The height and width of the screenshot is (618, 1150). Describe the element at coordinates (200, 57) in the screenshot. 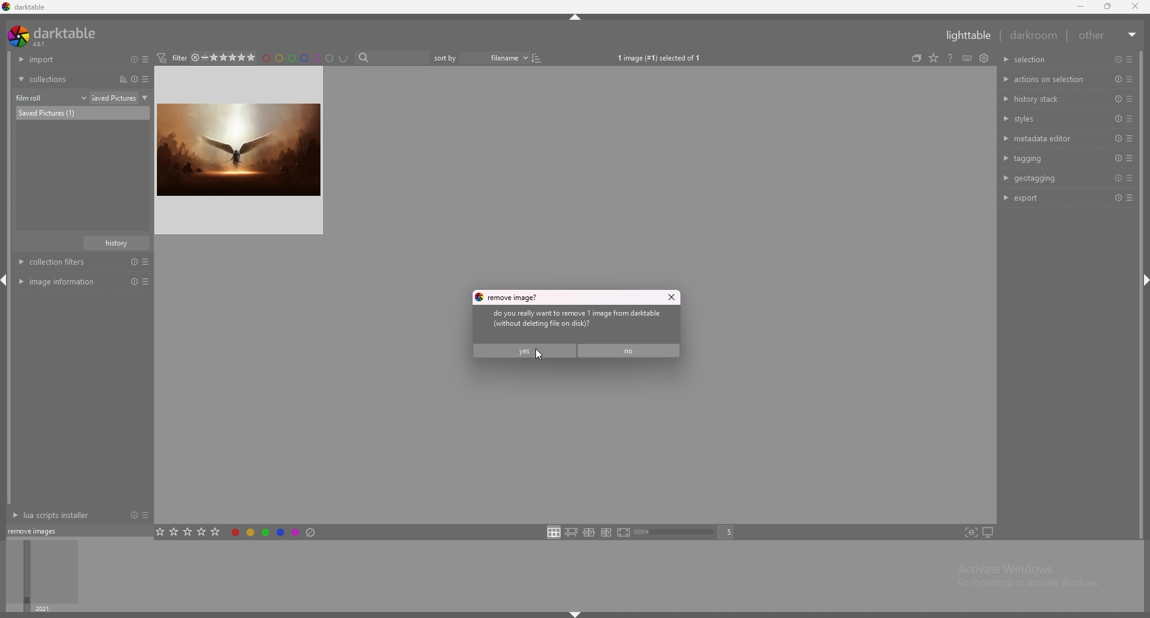

I see `4star` at that location.